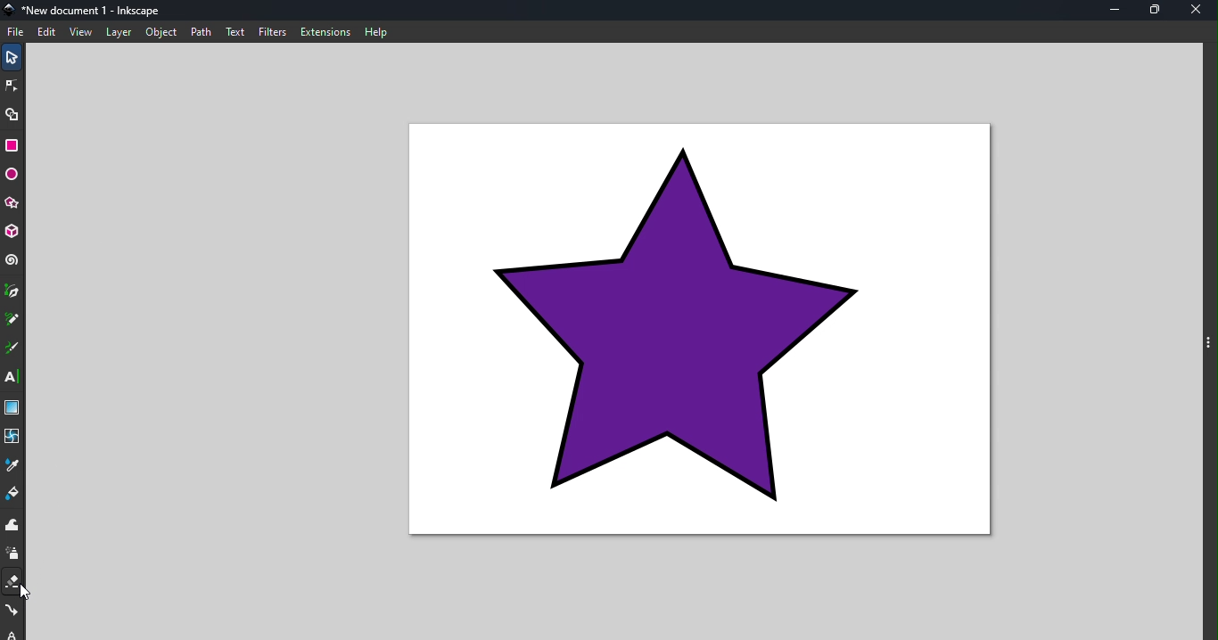  I want to click on object, so click(161, 31).